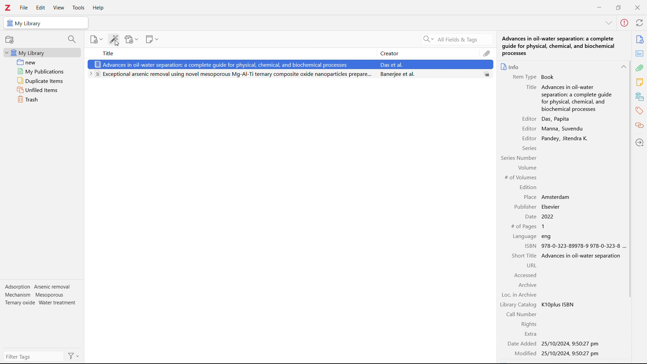 This screenshot has width=647, height=364. Describe the element at coordinates (456, 39) in the screenshot. I see `search all fields & tags` at that location.